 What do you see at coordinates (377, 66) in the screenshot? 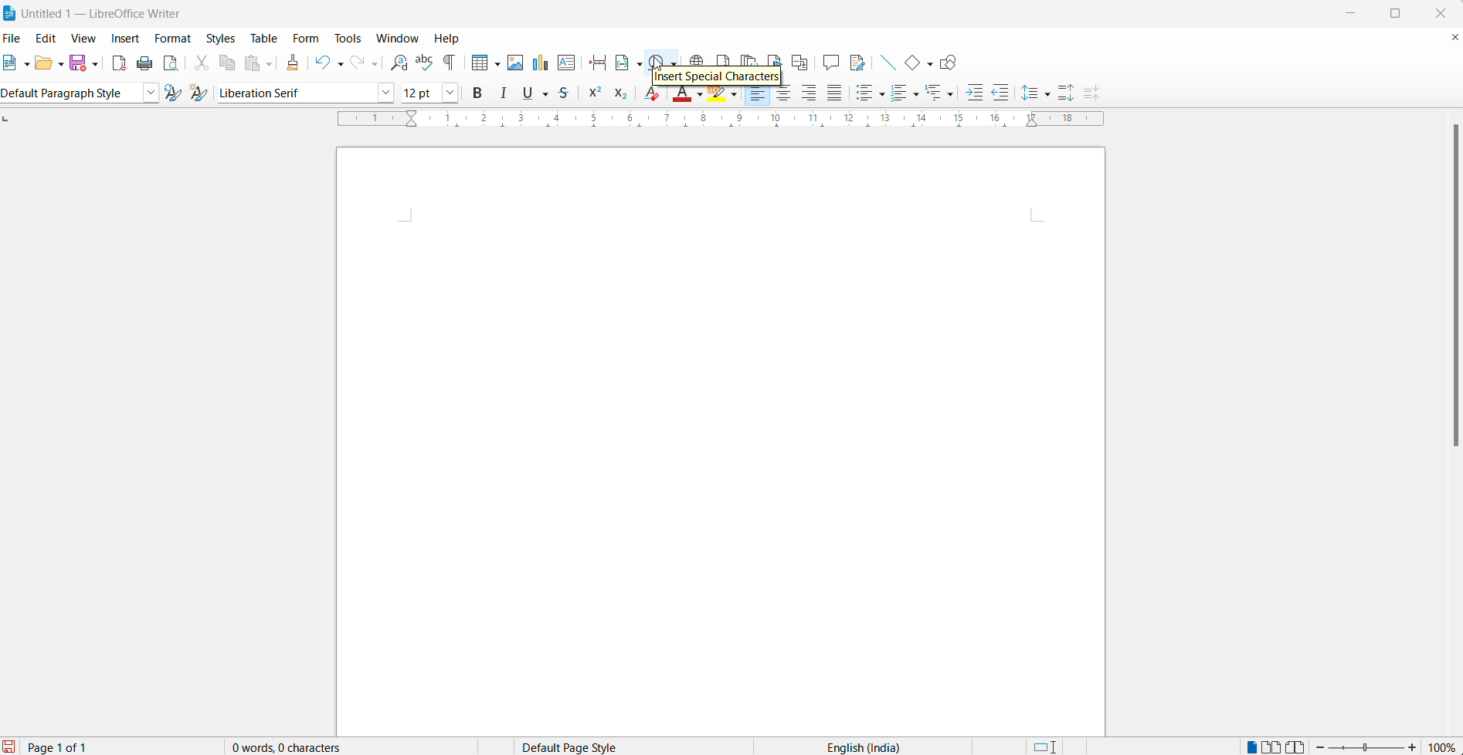
I see `redo options` at bounding box center [377, 66].